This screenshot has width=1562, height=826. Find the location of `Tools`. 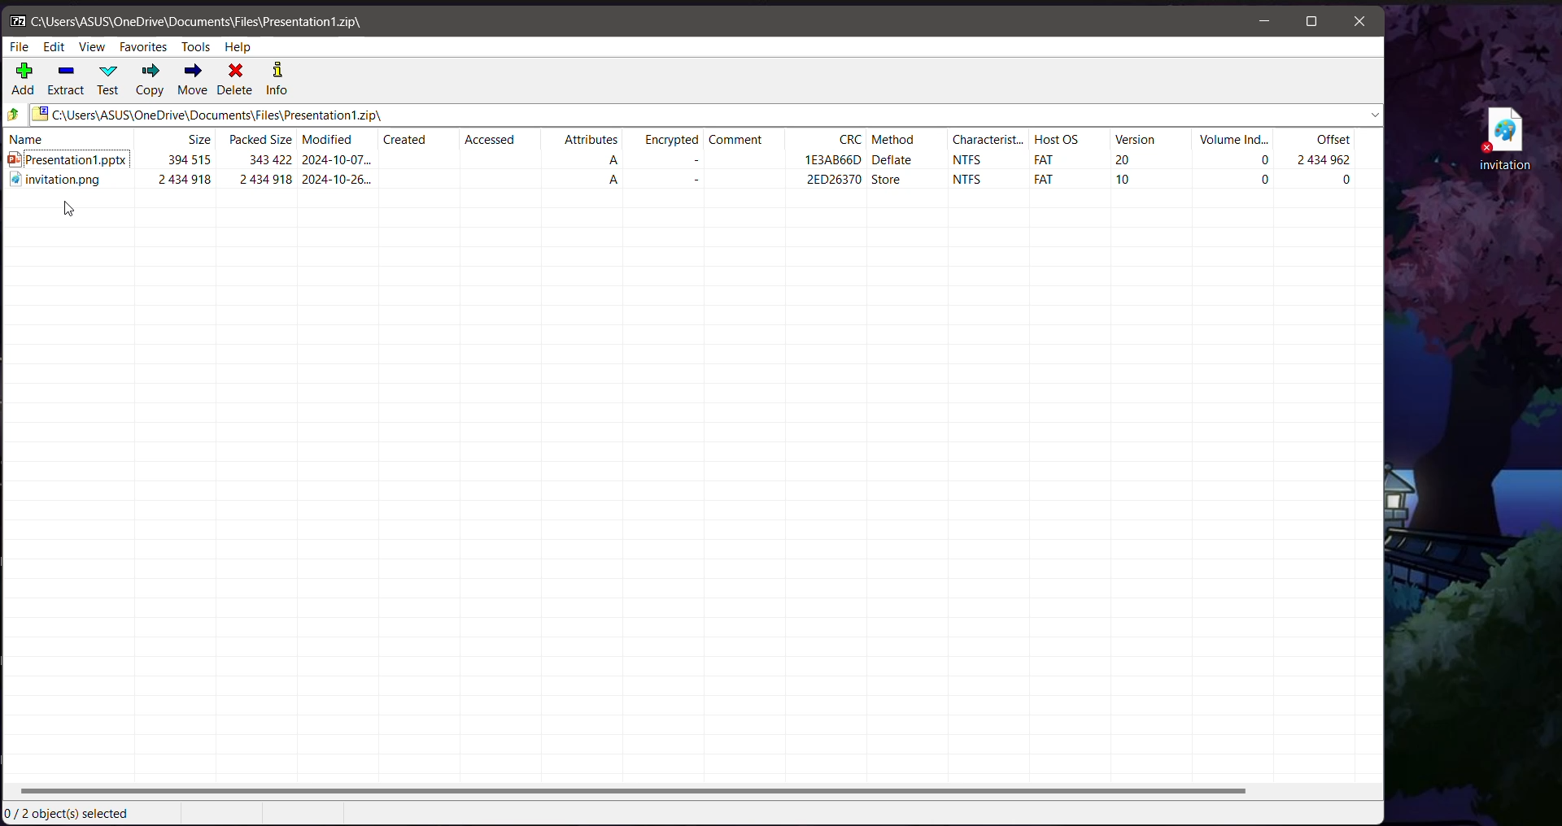

Tools is located at coordinates (195, 47).